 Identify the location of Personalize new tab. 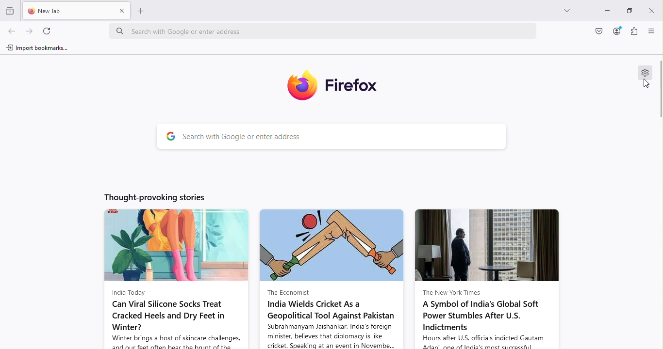
(644, 73).